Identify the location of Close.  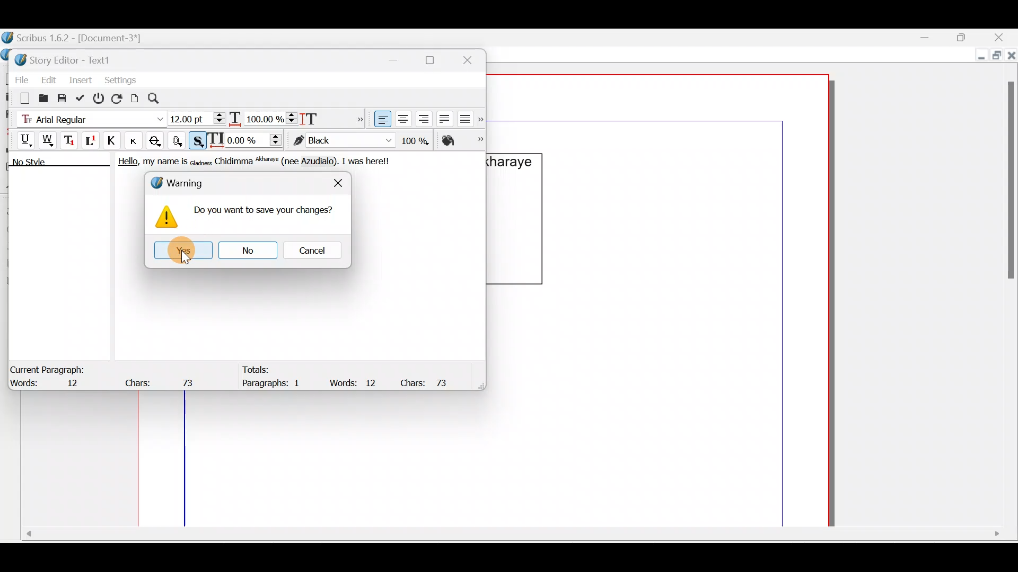
(1002, 37).